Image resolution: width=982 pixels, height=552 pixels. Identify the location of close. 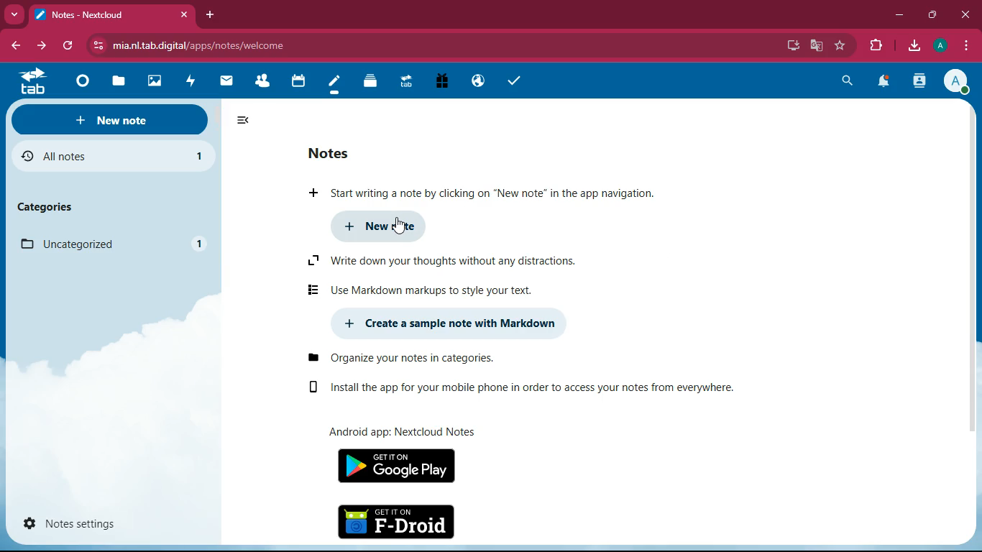
(185, 16).